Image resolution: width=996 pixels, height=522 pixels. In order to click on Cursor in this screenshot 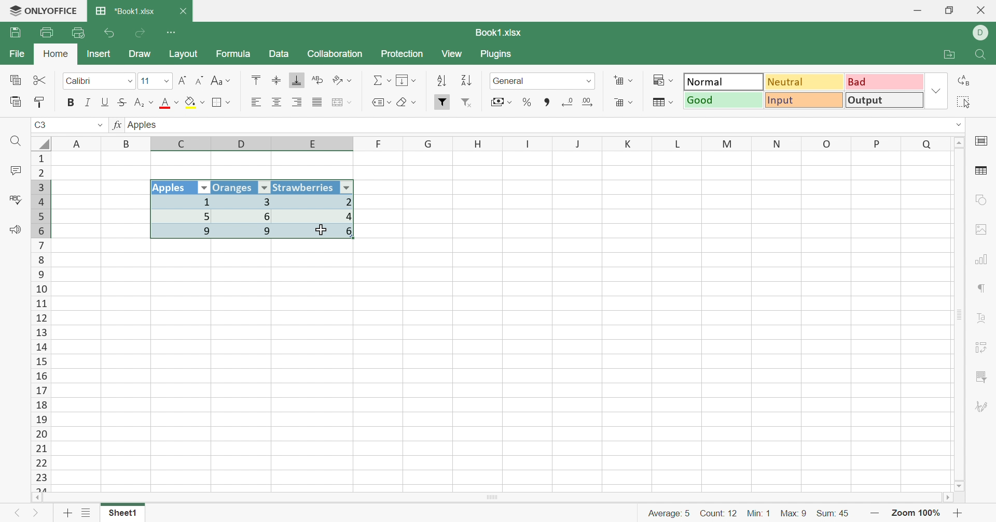, I will do `click(322, 229)`.